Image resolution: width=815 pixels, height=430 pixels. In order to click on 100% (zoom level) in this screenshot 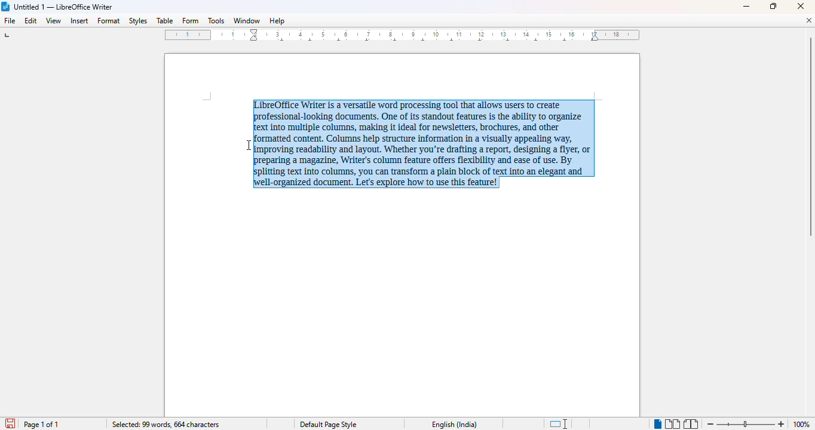, I will do `click(803, 424)`.